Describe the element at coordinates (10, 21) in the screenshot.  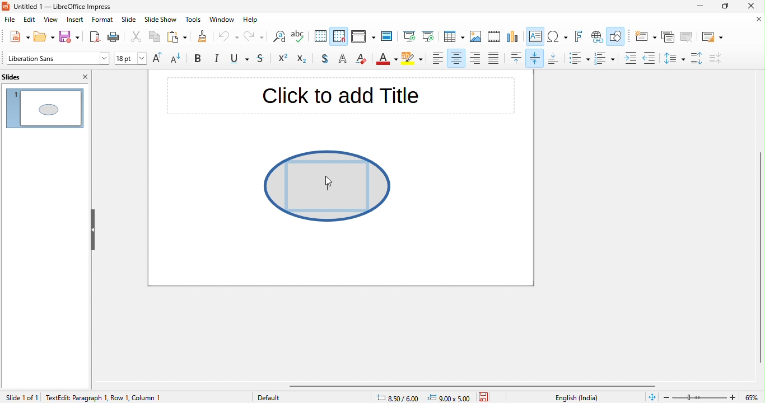
I see `file` at that location.